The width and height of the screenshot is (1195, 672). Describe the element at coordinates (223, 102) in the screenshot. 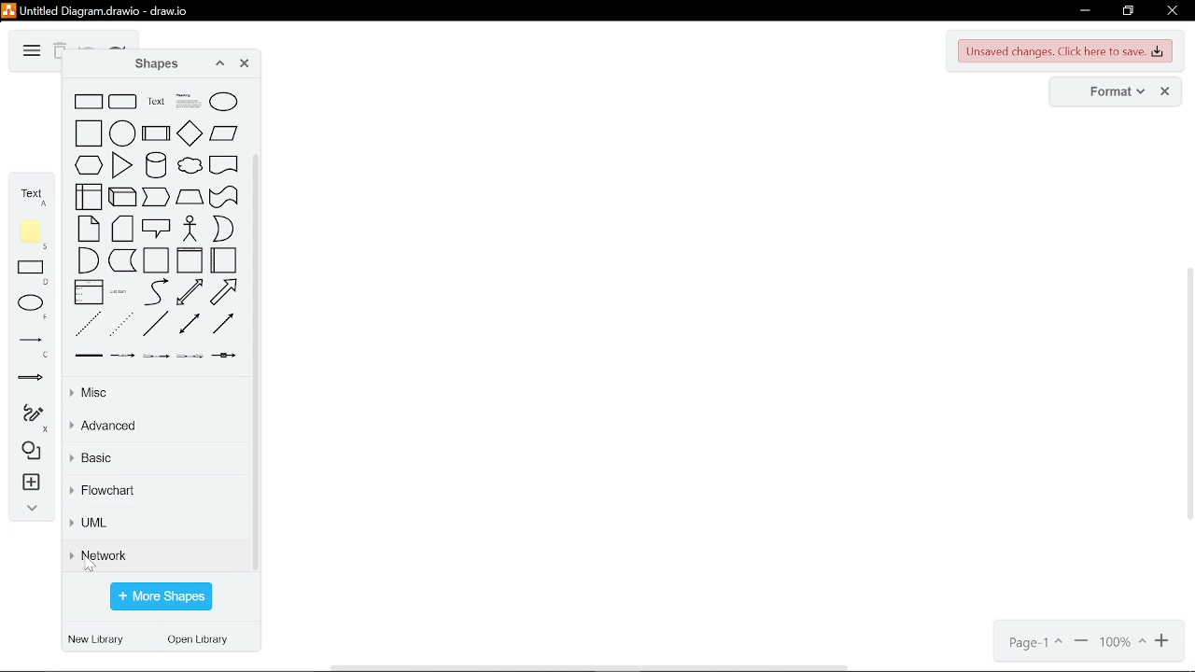

I see `ellipse` at that location.